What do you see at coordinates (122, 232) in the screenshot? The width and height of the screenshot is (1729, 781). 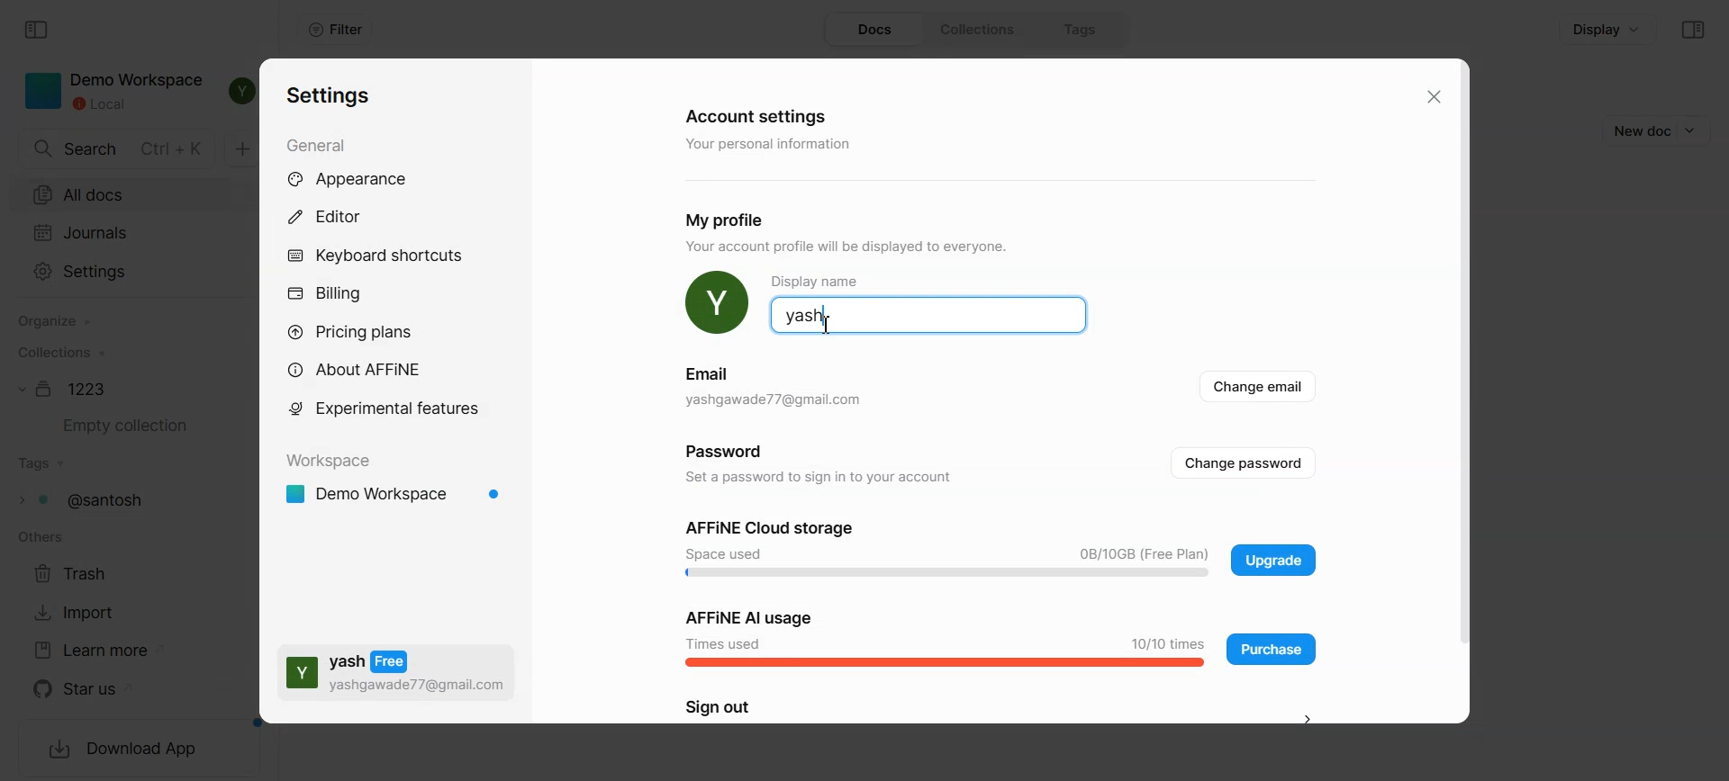 I see `Journals` at bounding box center [122, 232].